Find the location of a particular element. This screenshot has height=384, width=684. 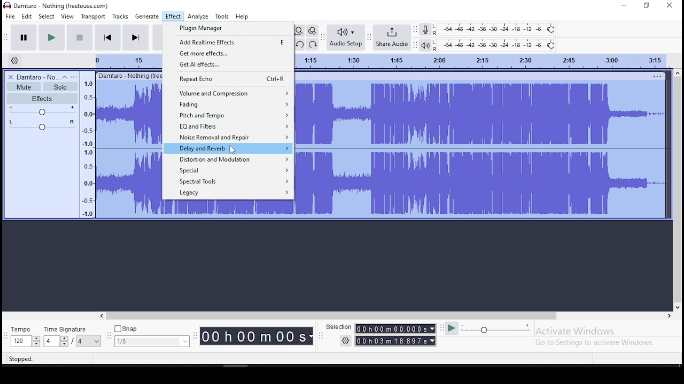

vertical scrollbar is located at coordinates (678, 190).